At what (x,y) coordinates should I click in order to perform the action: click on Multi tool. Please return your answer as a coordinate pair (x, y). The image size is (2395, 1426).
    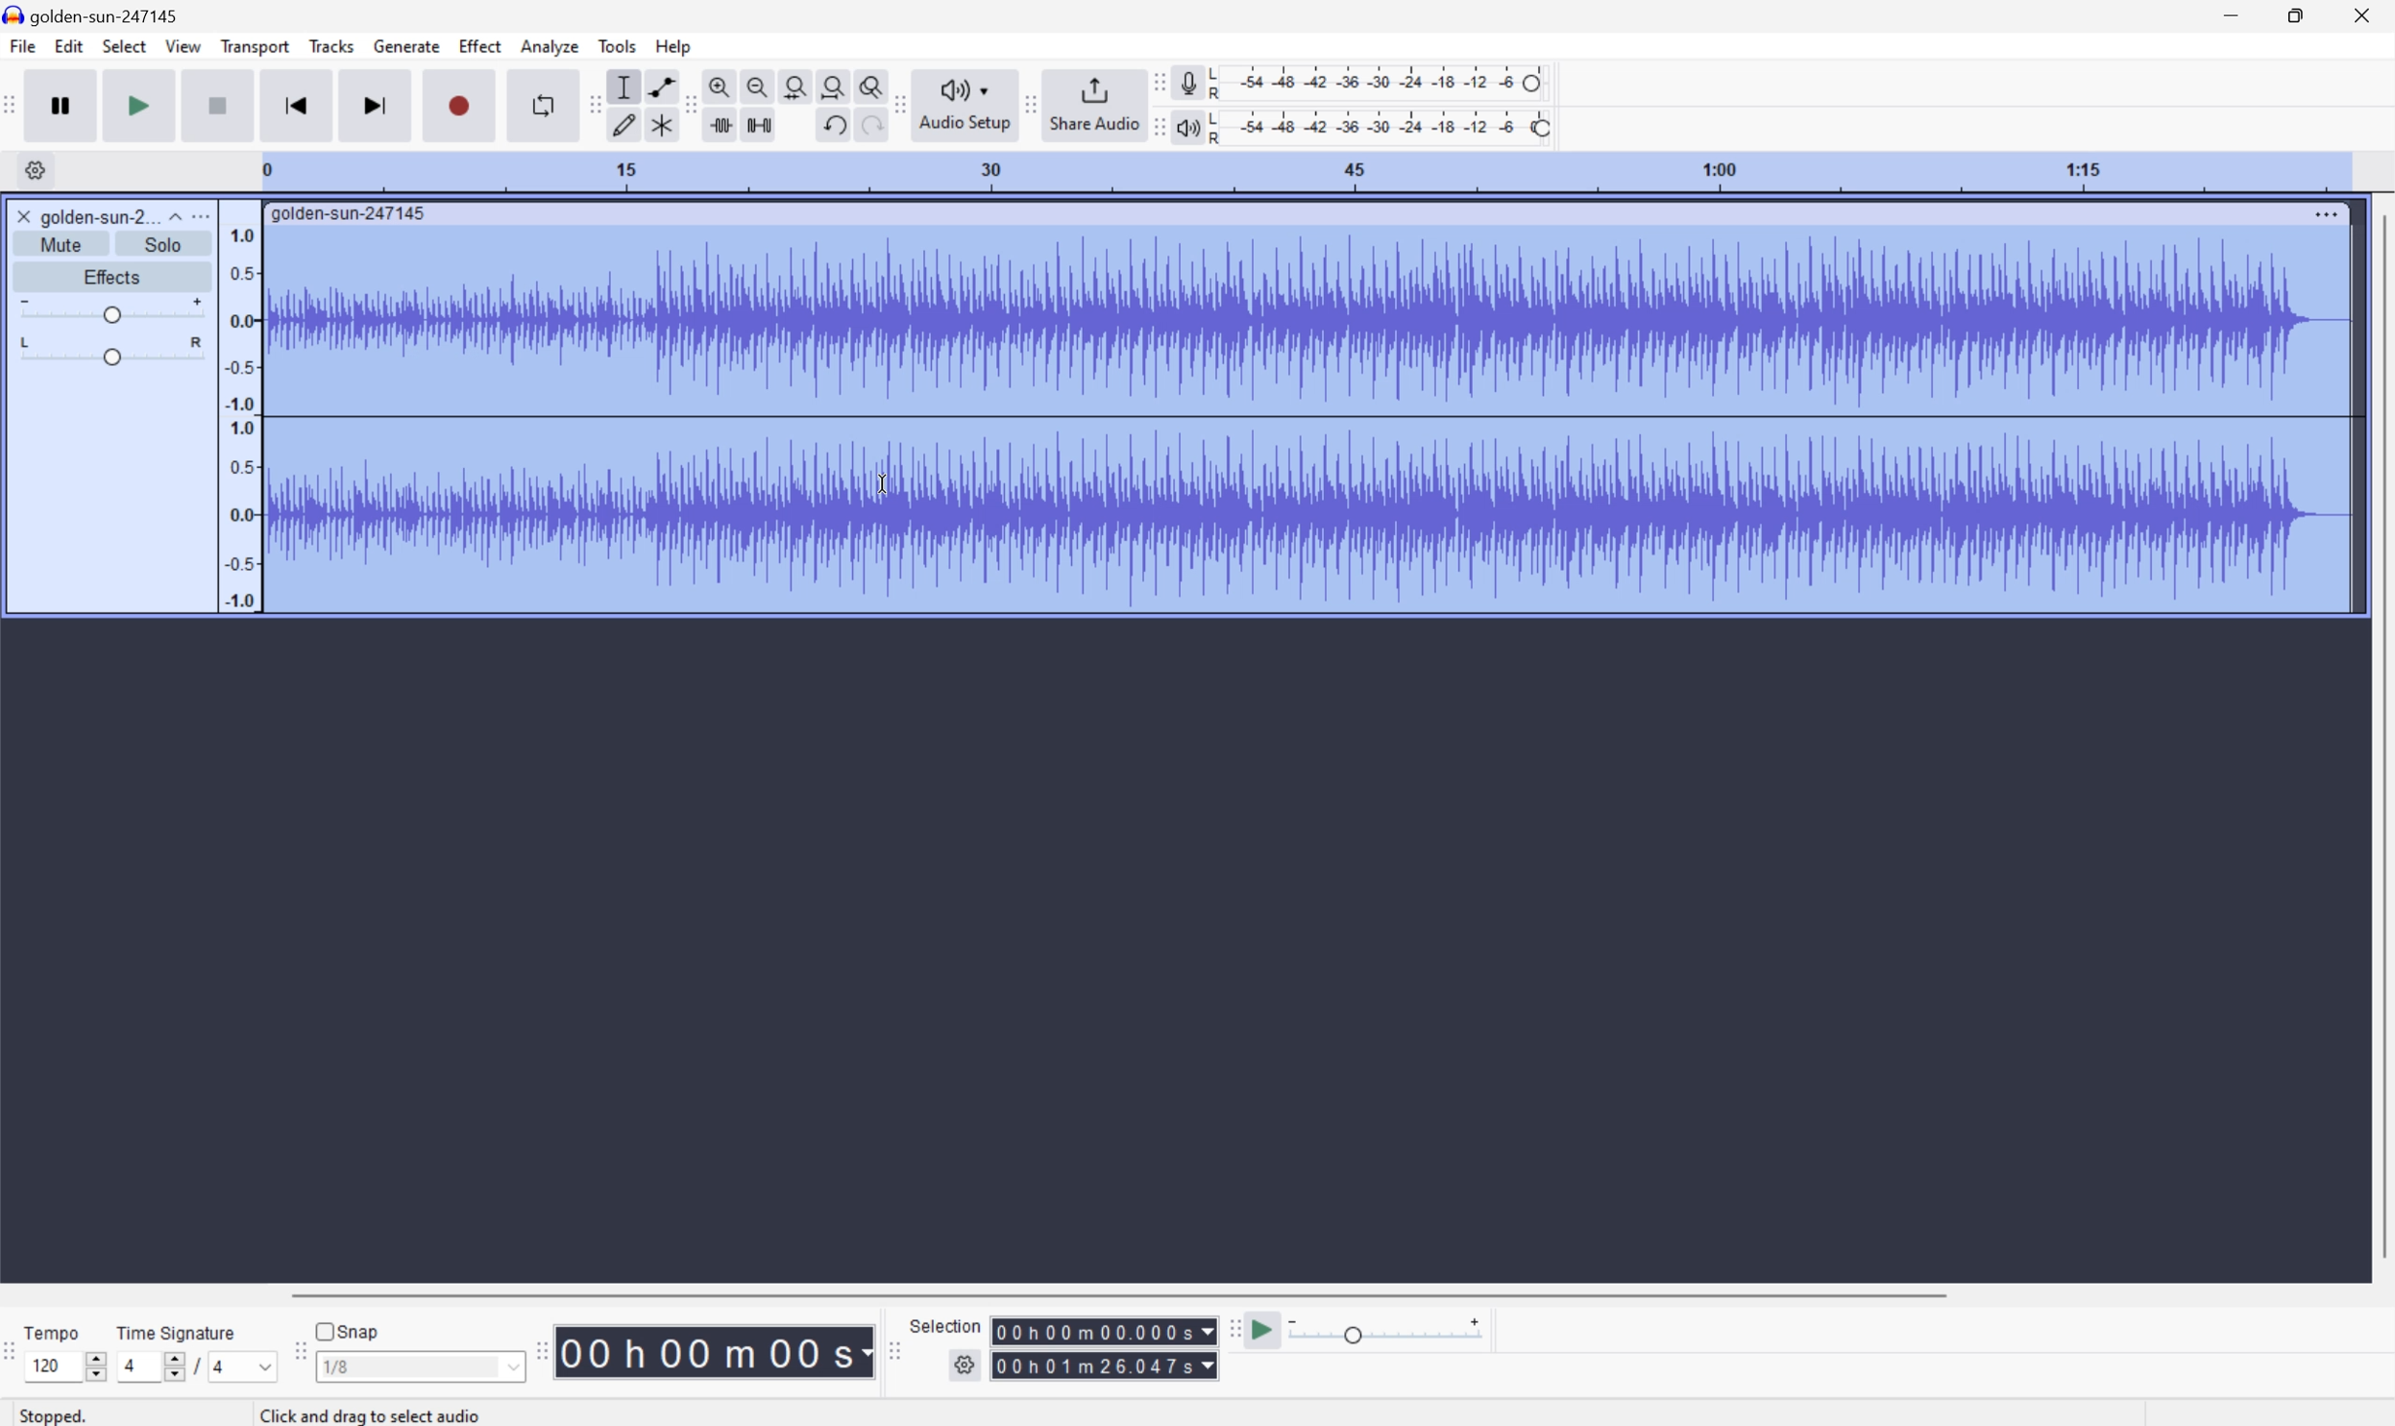
    Looking at the image, I should click on (657, 129).